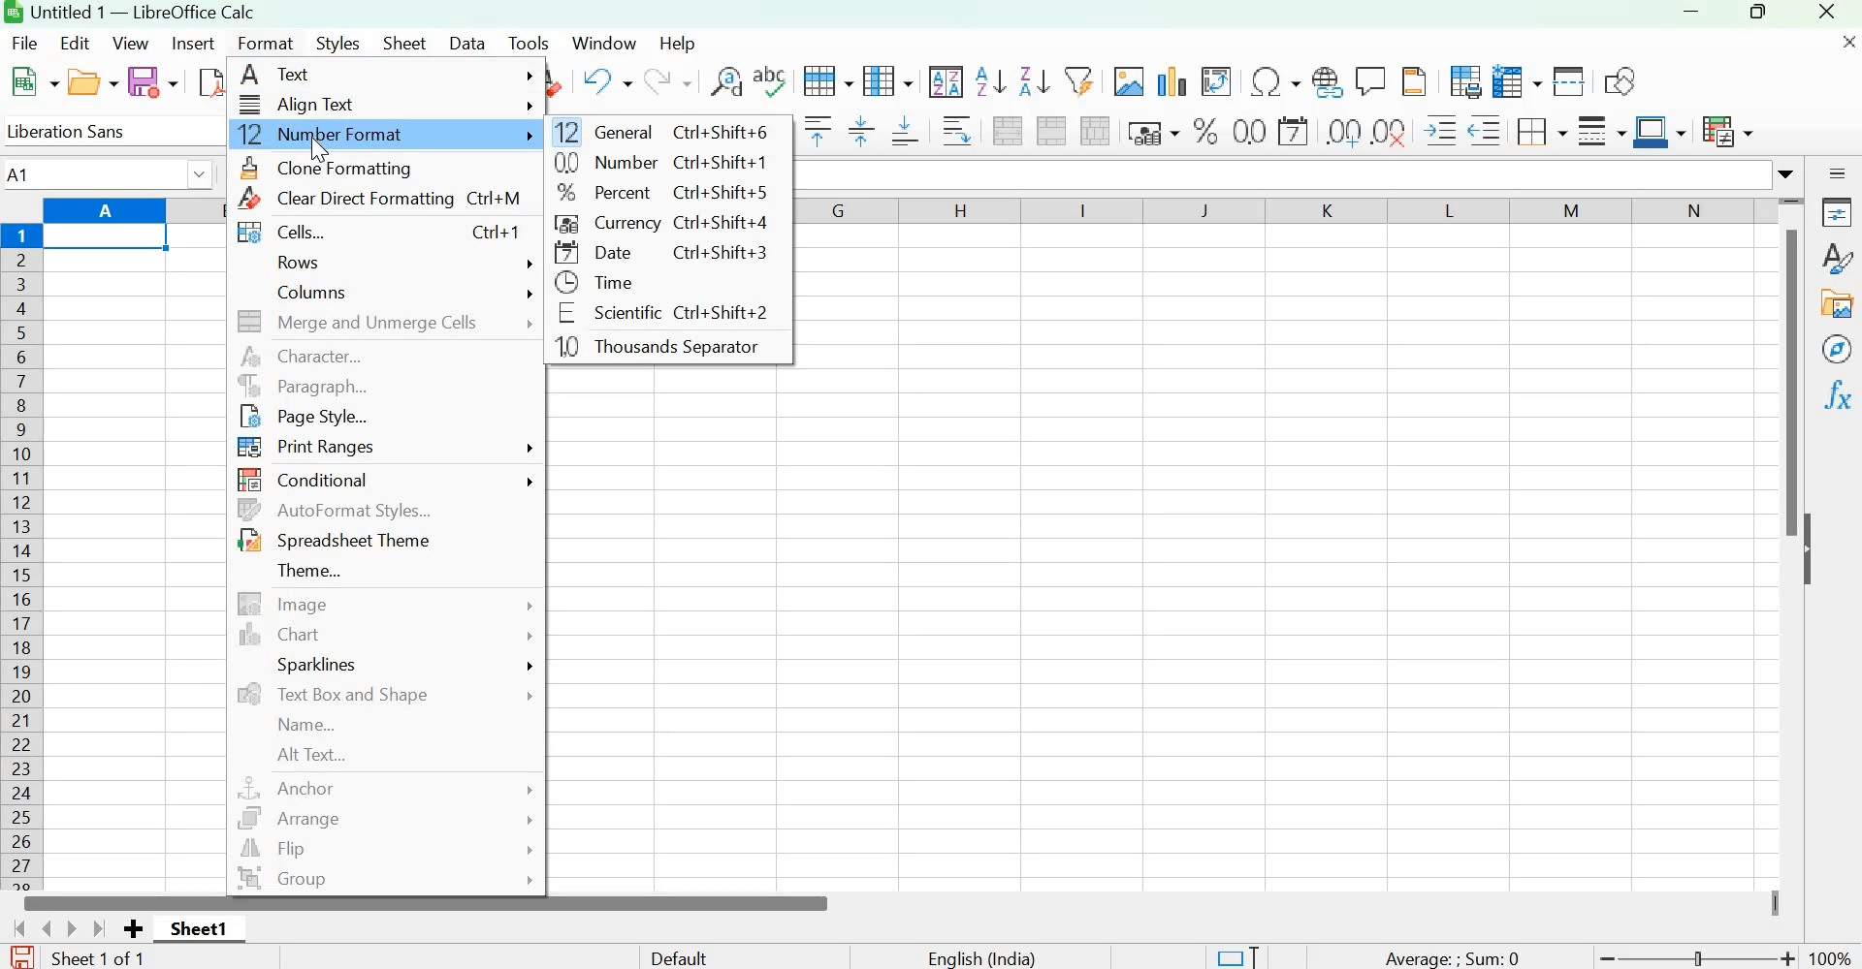 This screenshot has width=1862, height=969. Describe the element at coordinates (1727, 131) in the screenshot. I see `Conditional ` at that location.